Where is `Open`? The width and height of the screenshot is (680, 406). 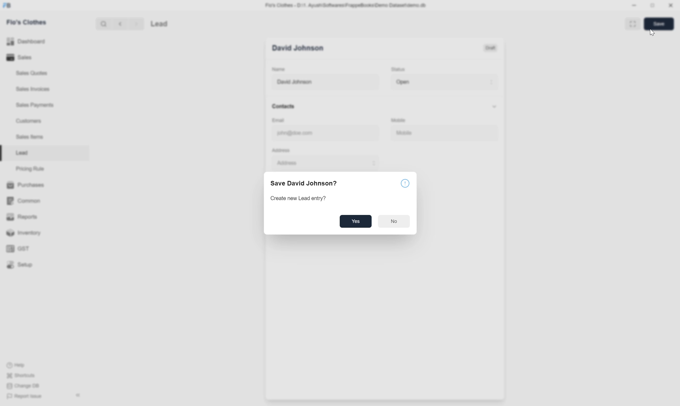
Open is located at coordinates (443, 82).